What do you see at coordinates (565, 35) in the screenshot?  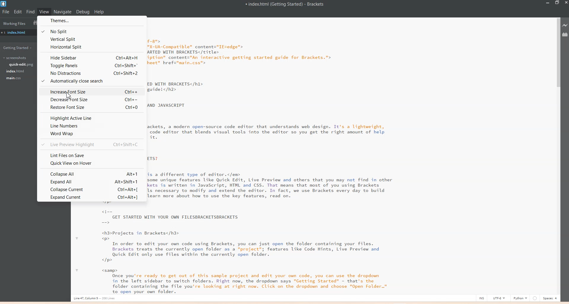 I see `Extensions Manager` at bounding box center [565, 35].